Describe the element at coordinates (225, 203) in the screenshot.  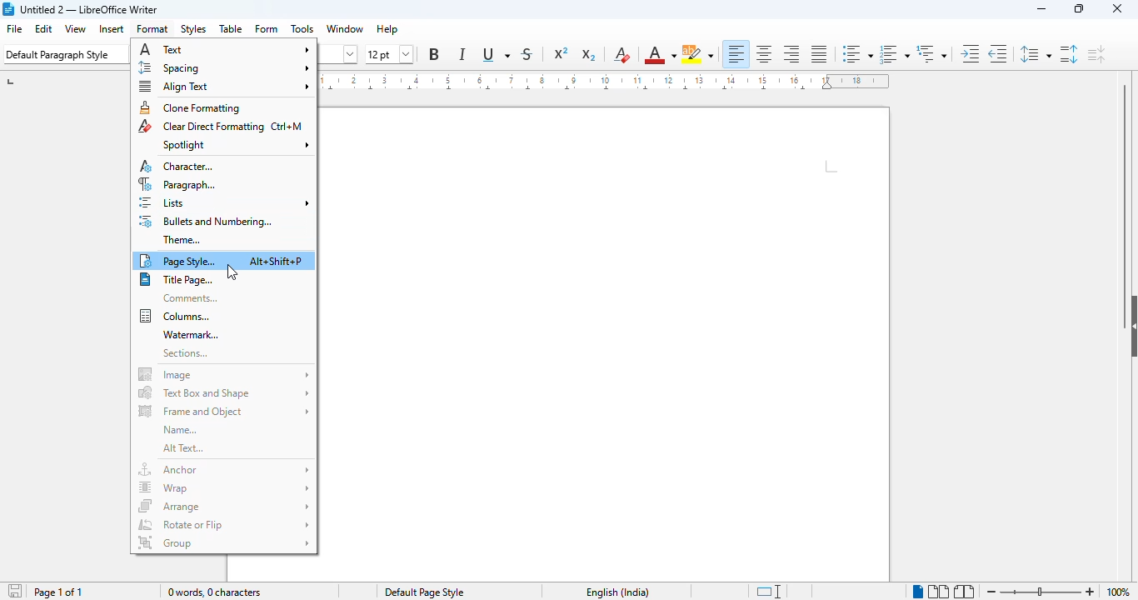
I see `lists` at that location.